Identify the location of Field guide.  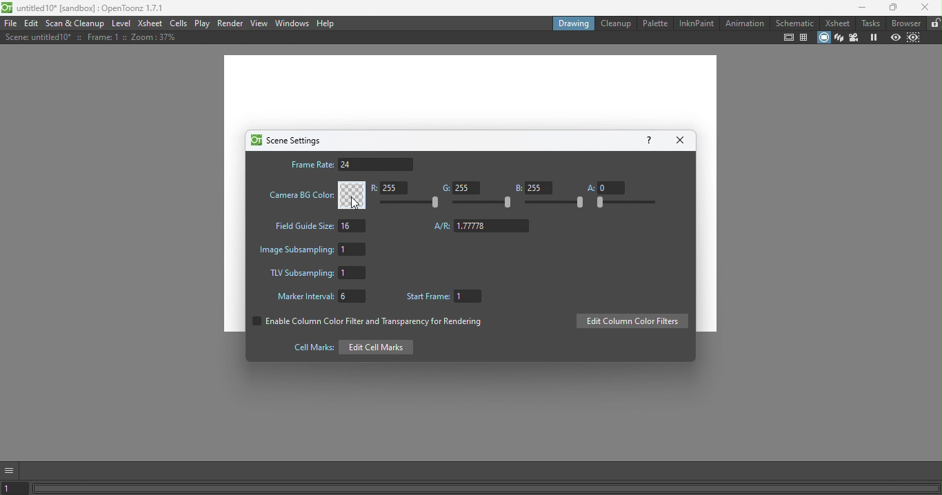
(805, 38).